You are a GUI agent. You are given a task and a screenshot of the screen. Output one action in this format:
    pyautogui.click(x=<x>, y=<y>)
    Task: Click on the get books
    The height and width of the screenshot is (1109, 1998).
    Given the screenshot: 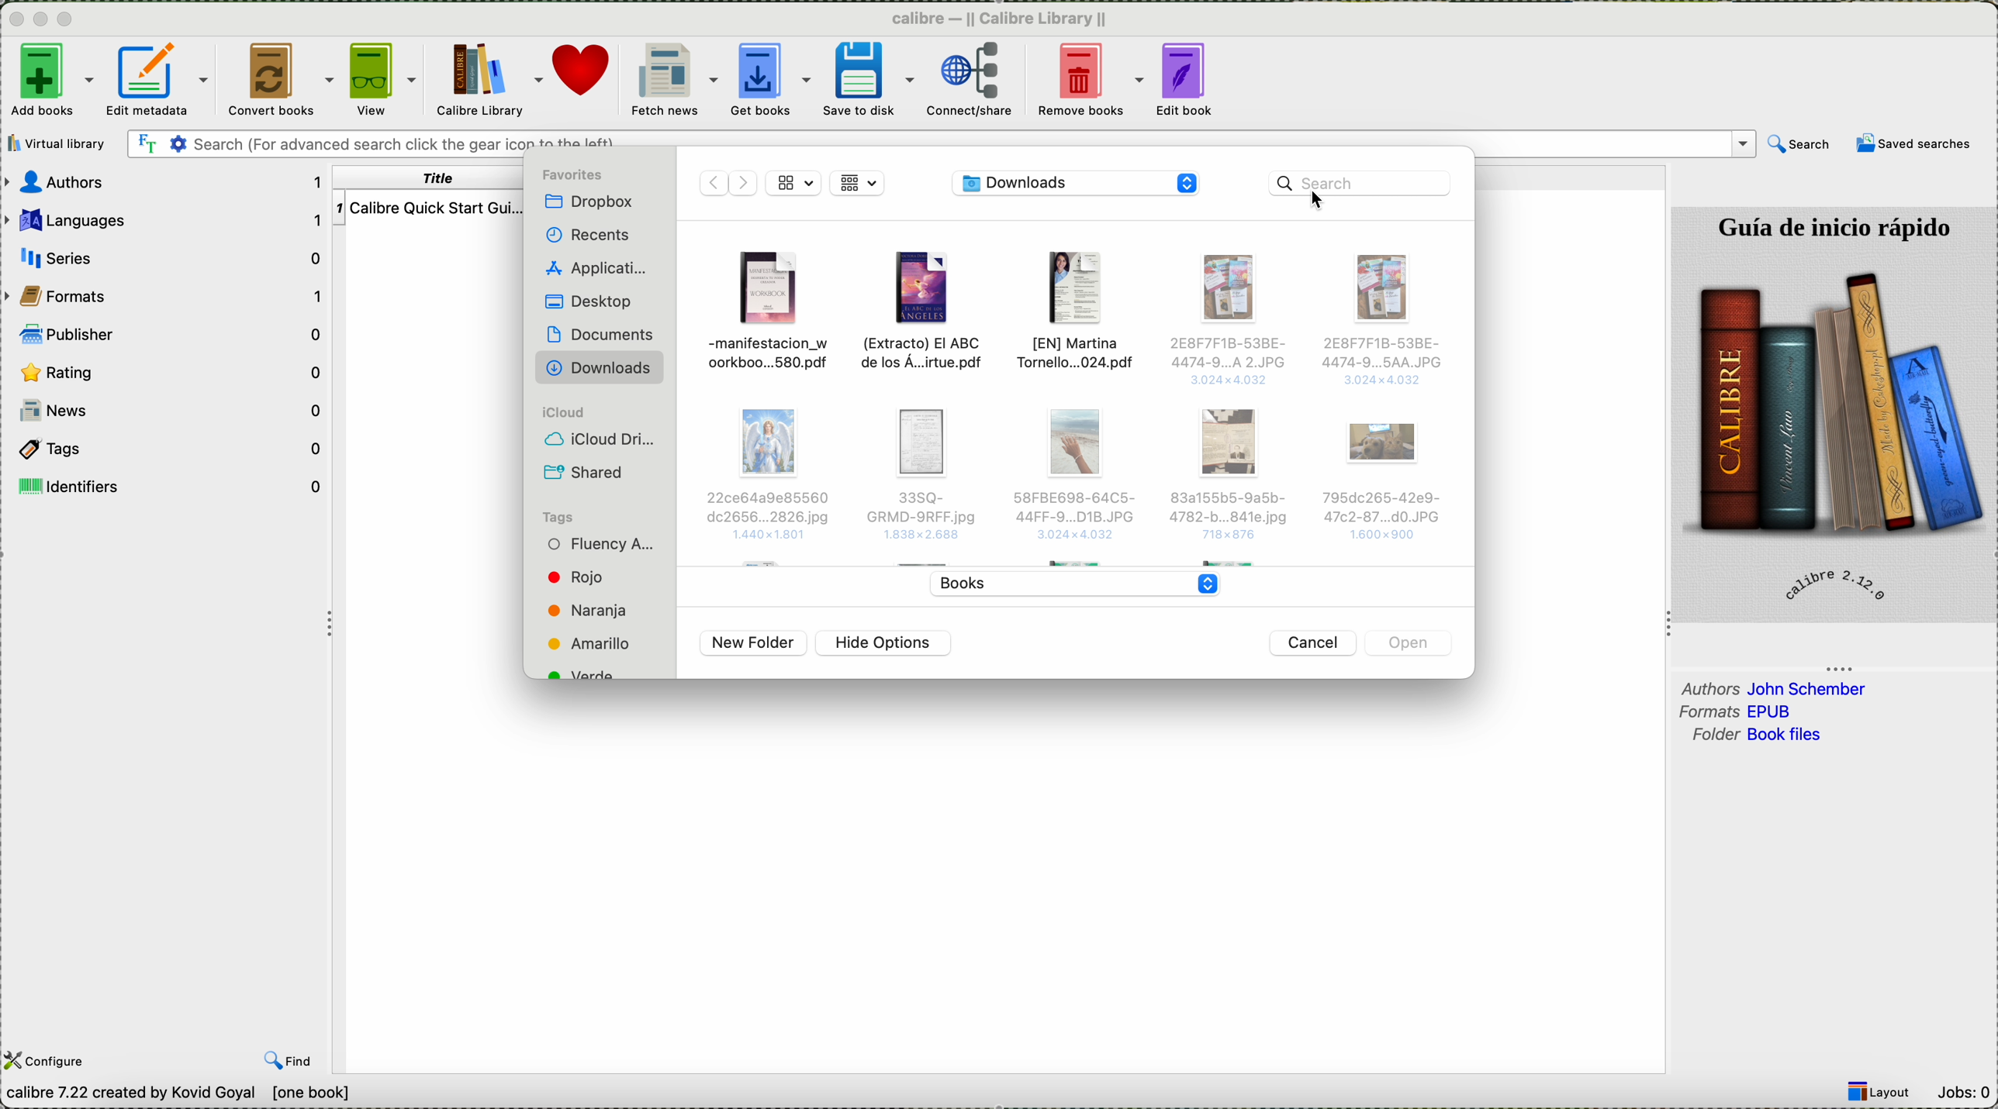 What is the action you would take?
    pyautogui.click(x=770, y=78)
    